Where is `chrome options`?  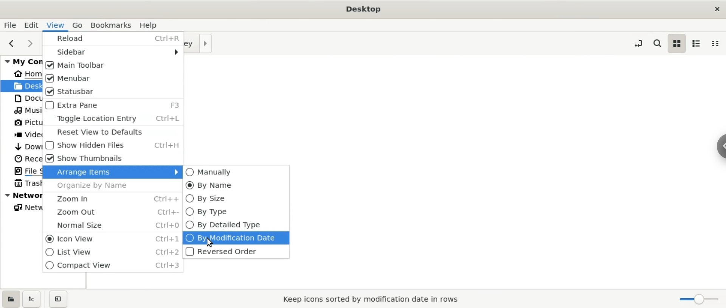 chrome options is located at coordinates (720, 146).